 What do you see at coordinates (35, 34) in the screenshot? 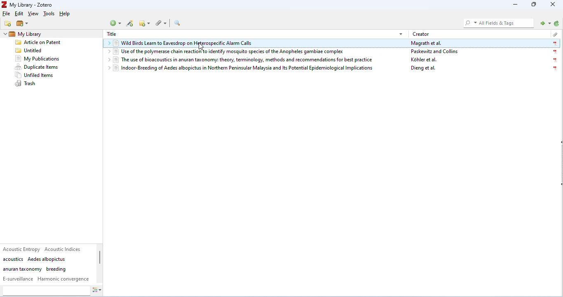
I see `my library` at bounding box center [35, 34].